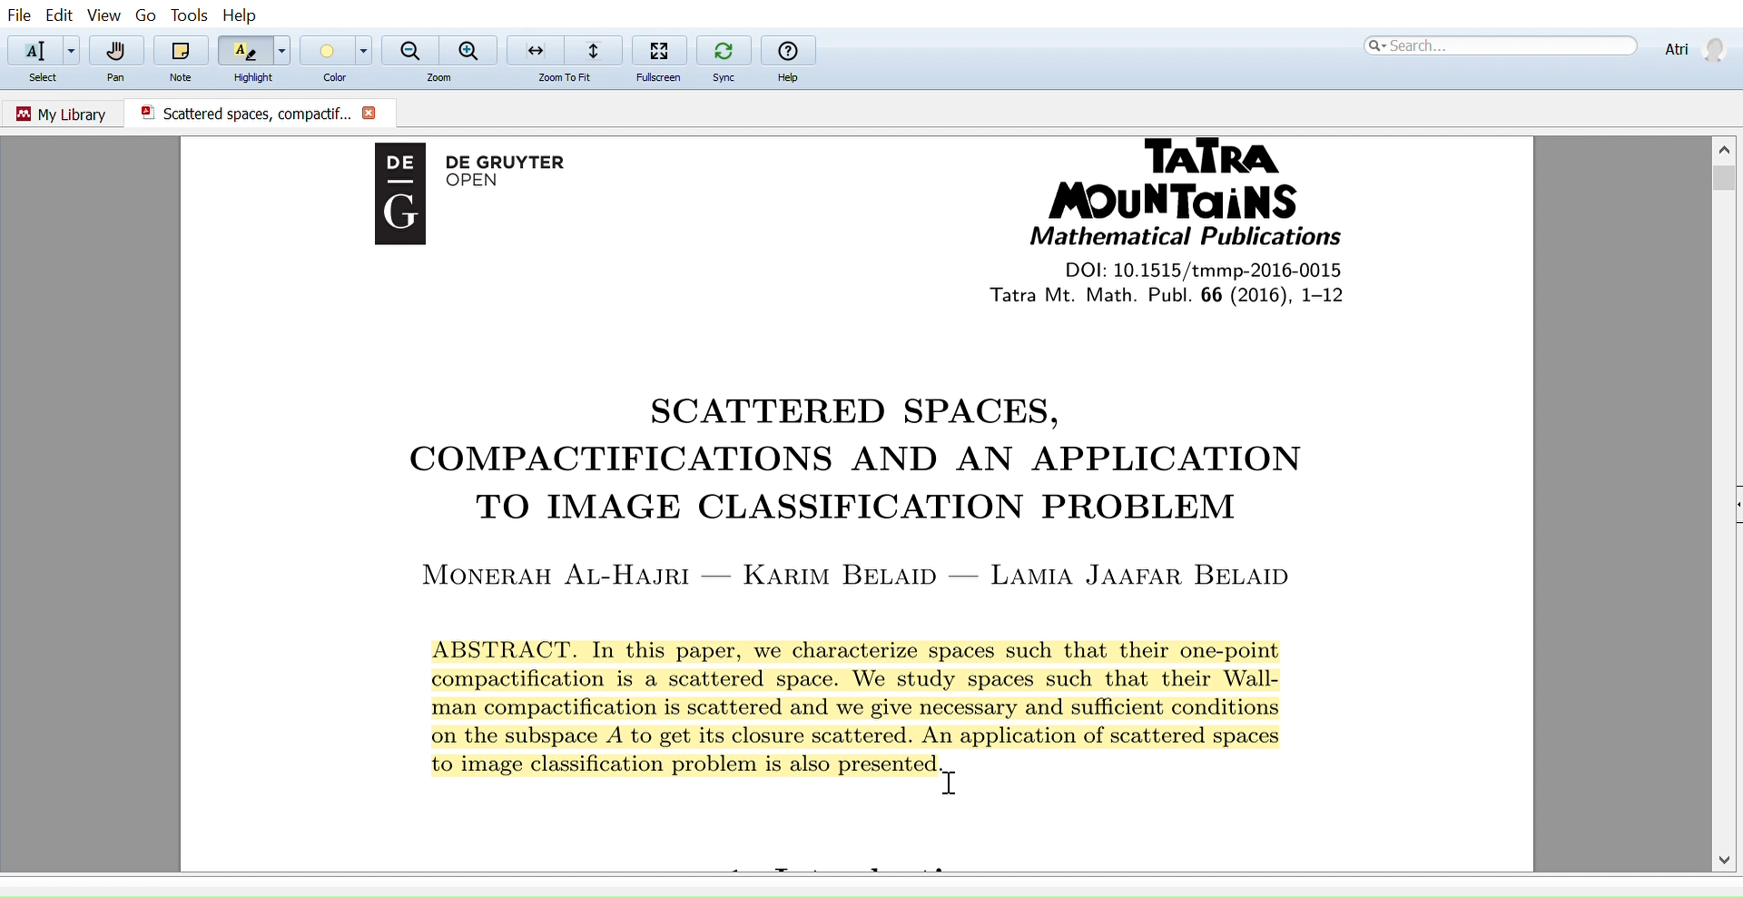  What do you see at coordinates (58, 15) in the screenshot?
I see `Edit` at bounding box center [58, 15].